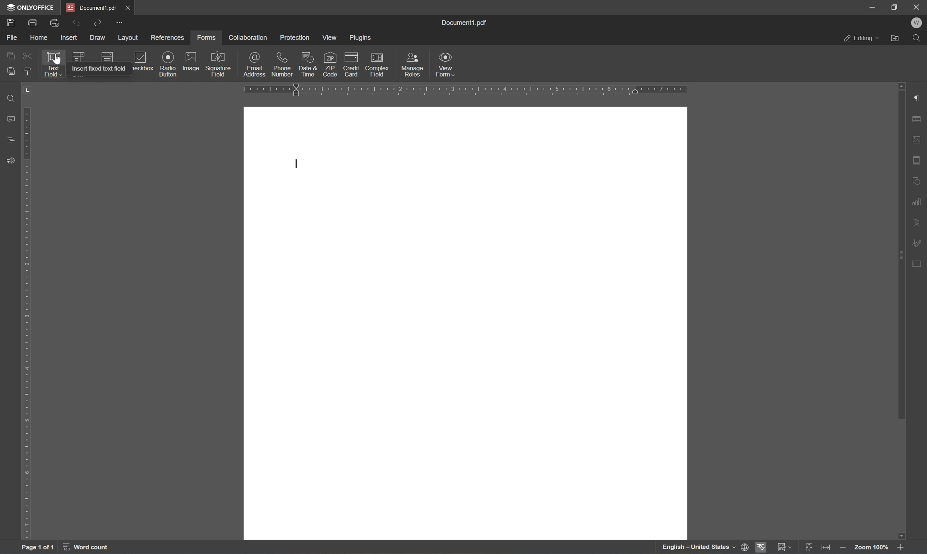 This screenshot has height=554, width=927. I want to click on image settings, so click(918, 139).